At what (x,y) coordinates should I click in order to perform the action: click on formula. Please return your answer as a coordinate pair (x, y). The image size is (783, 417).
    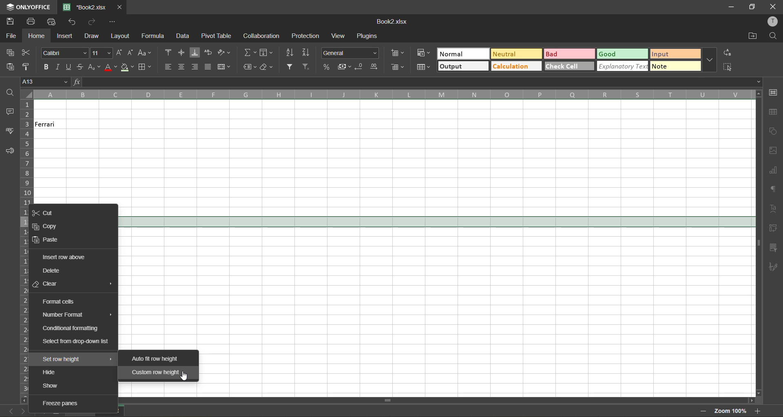
    Looking at the image, I should click on (154, 35).